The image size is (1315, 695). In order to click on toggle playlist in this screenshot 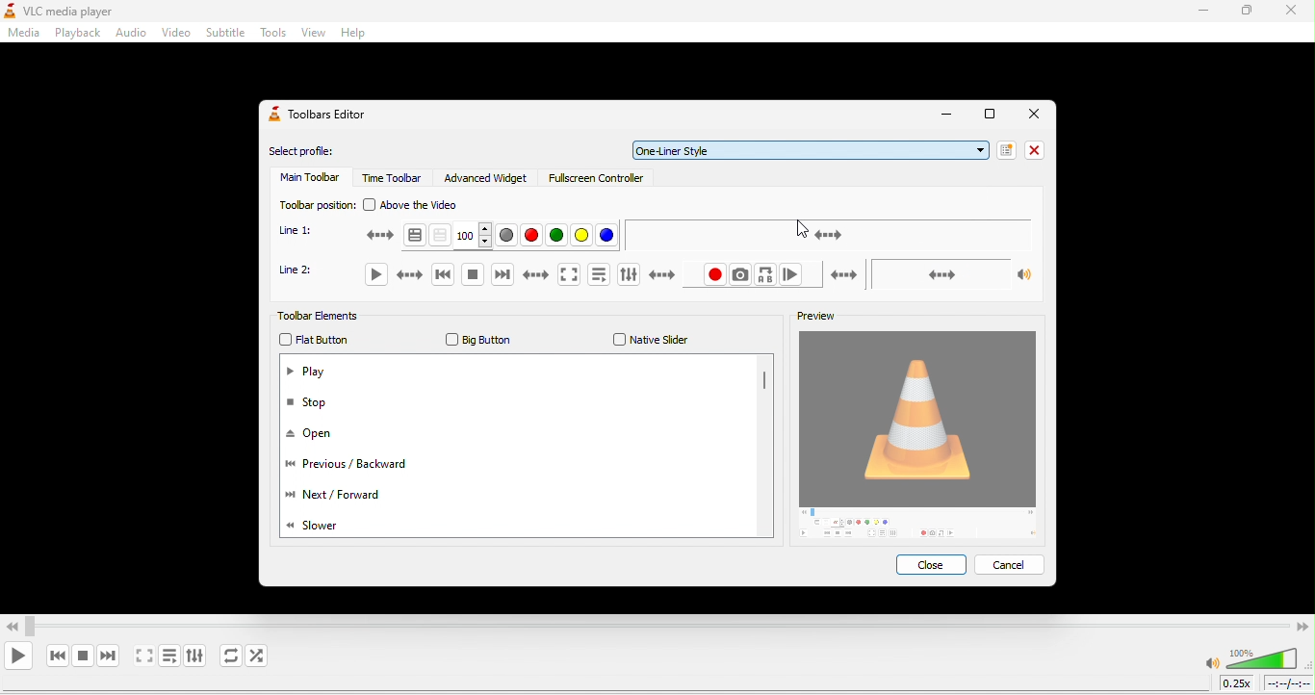, I will do `click(600, 272)`.